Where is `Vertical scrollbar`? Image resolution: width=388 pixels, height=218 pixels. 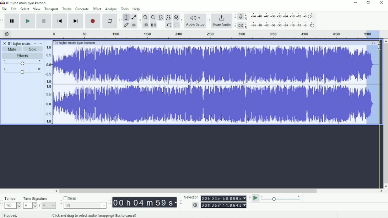 Vertical scrollbar is located at coordinates (386, 114).